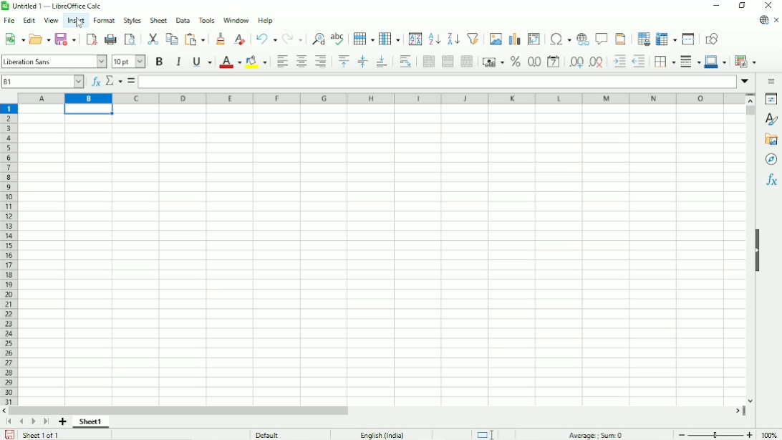 This screenshot has width=782, height=440. What do you see at coordinates (745, 61) in the screenshot?
I see `Conditional` at bounding box center [745, 61].